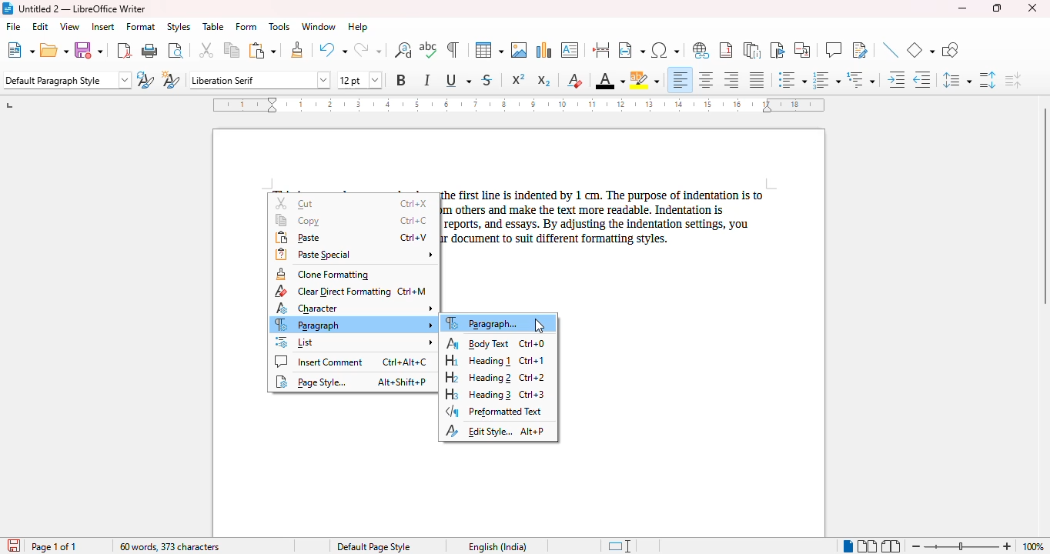 The image size is (1050, 554). Describe the element at coordinates (350, 382) in the screenshot. I see `page style` at that location.